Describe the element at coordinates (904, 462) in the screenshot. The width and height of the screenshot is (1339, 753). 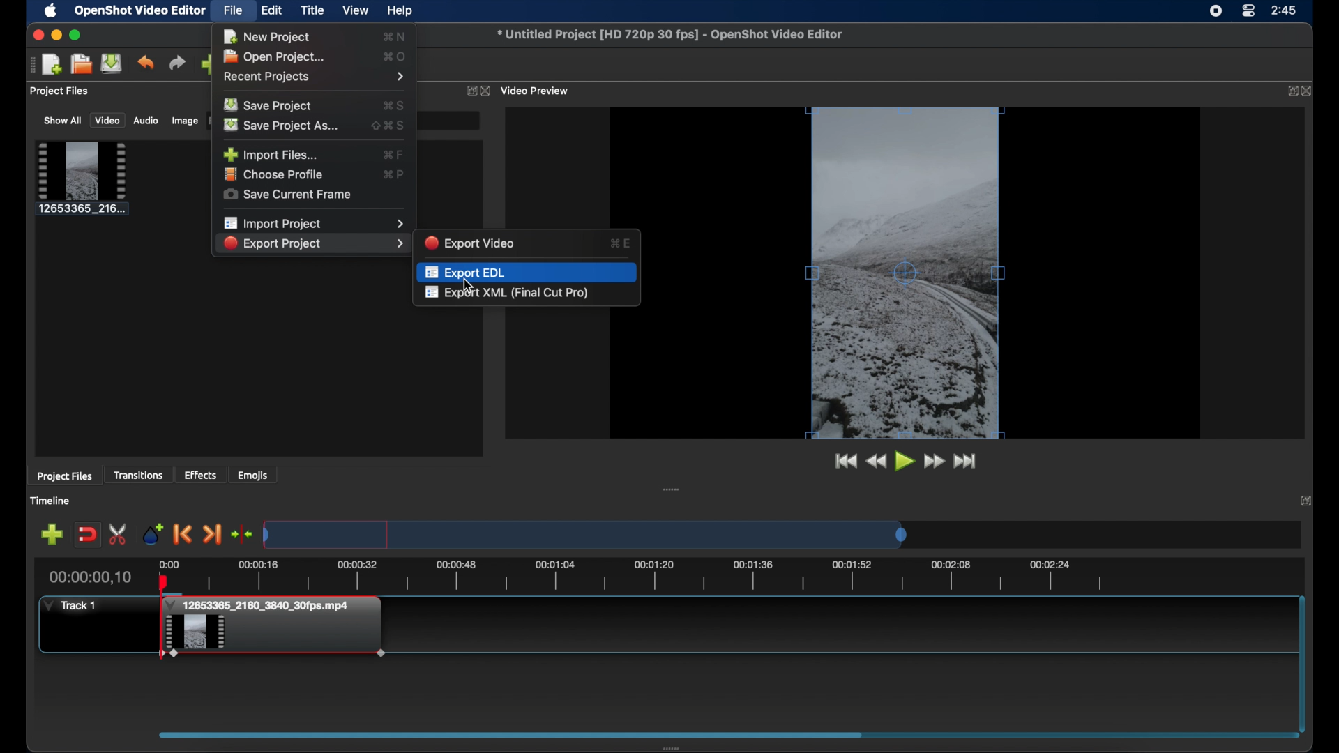
I see `play` at that location.